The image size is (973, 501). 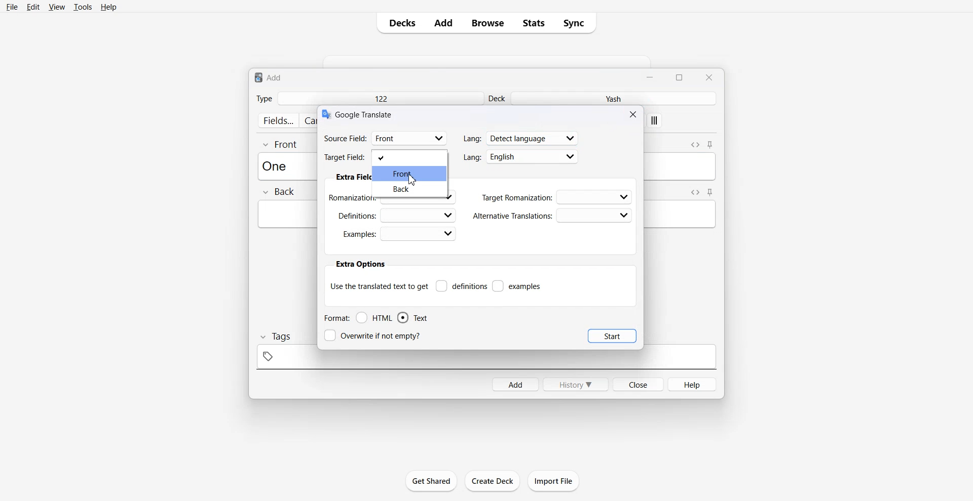 What do you see at coordinates (515, 384) in the screenshot?
I see `Add` at bounding box center [515, 384].